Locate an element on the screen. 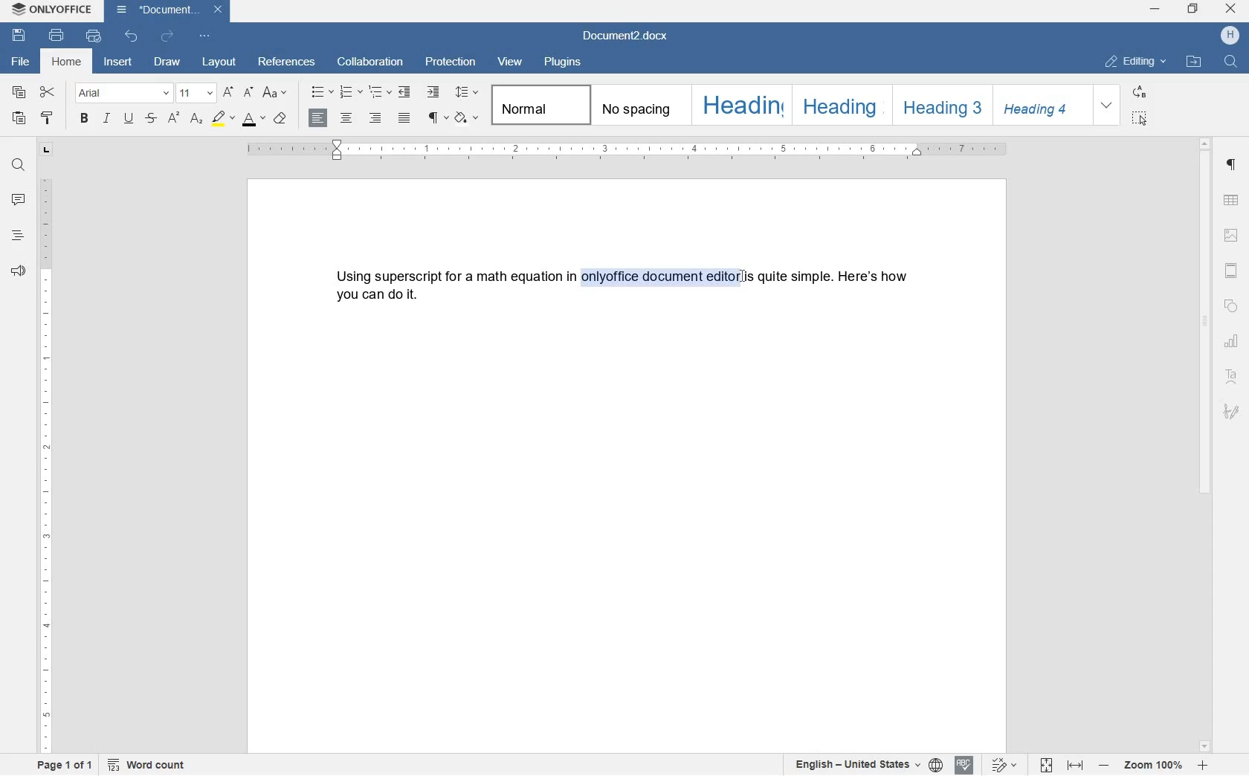 The height and width of the screenshot is (776, 1249). minimize is located at coordinates (1155, 9).